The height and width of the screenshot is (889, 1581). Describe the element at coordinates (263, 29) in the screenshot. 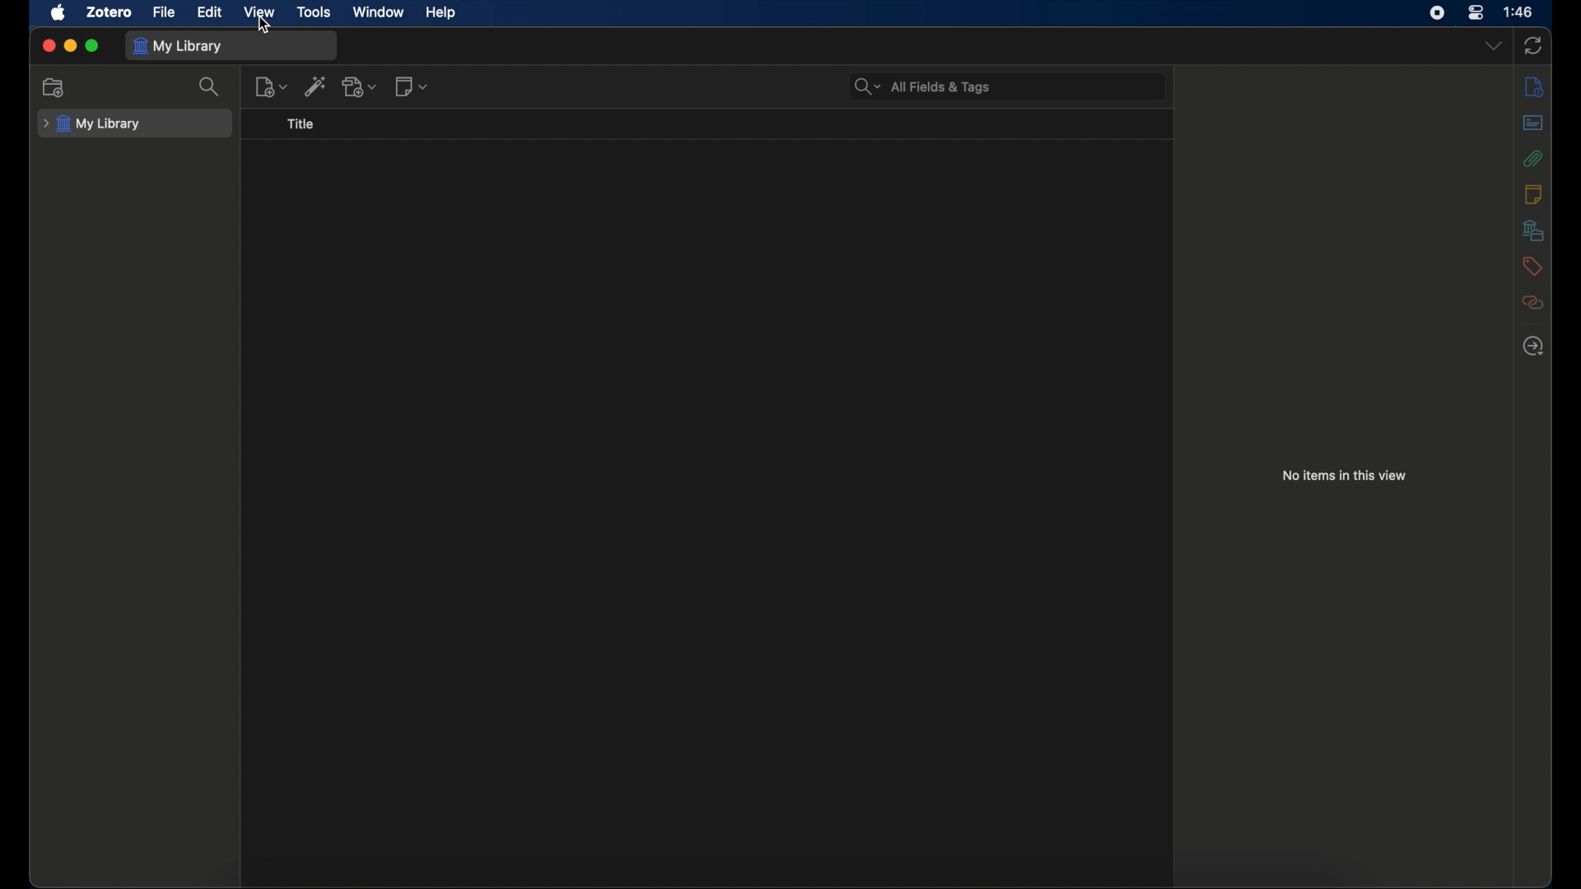

I see `Cursor` at that location.